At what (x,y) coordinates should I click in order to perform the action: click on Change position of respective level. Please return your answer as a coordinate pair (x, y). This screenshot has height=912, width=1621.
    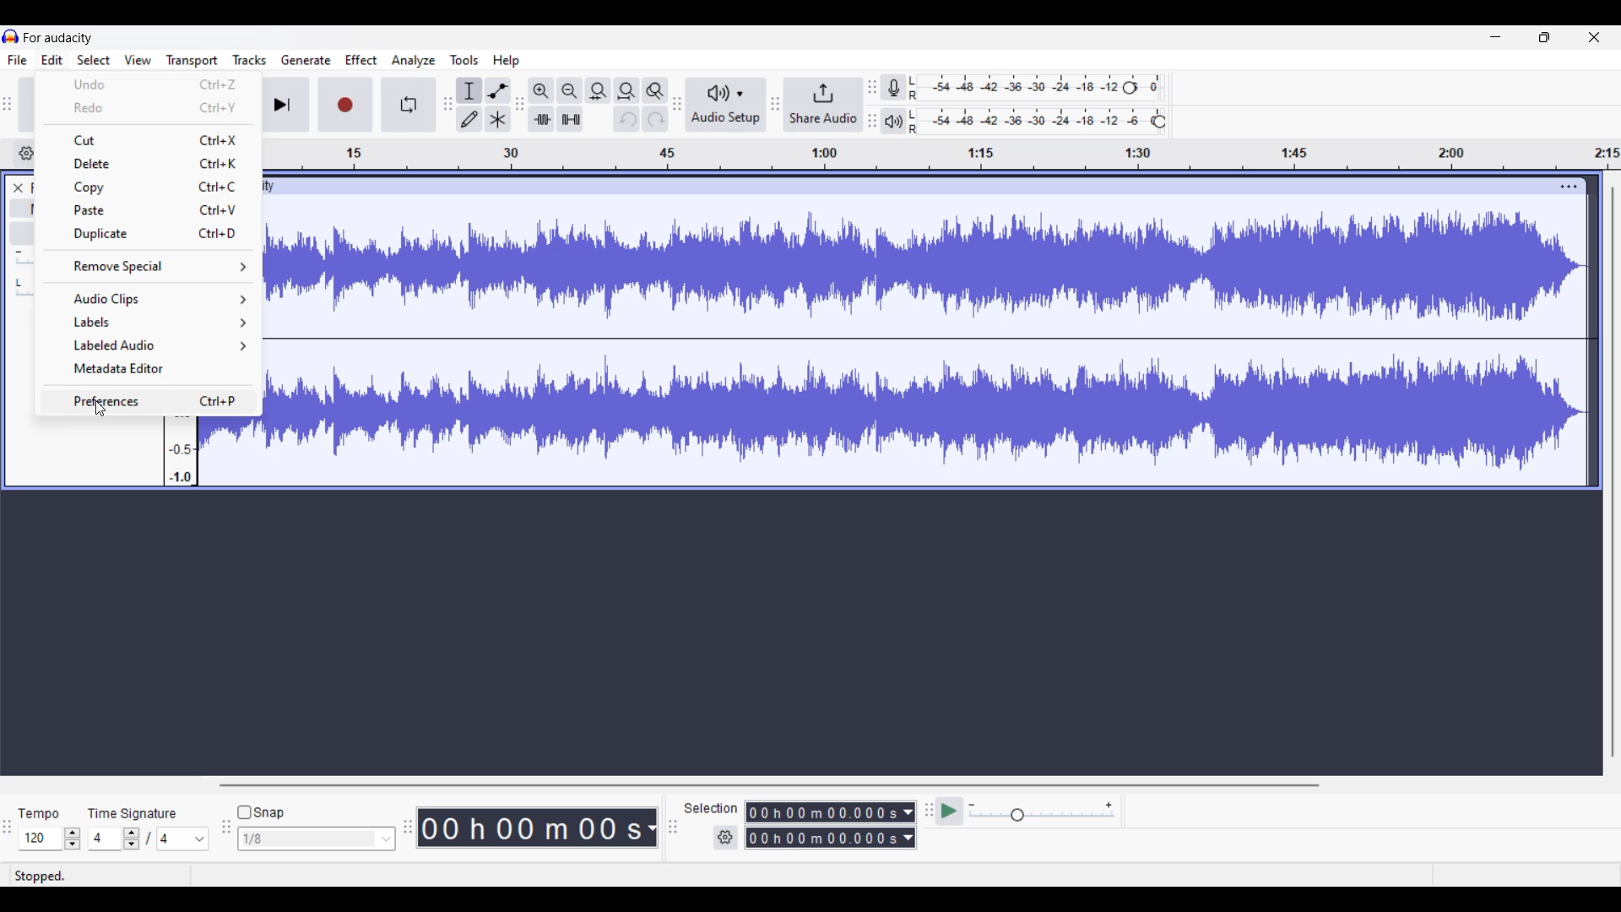
    Looking at the image, I should click on (872, 103).